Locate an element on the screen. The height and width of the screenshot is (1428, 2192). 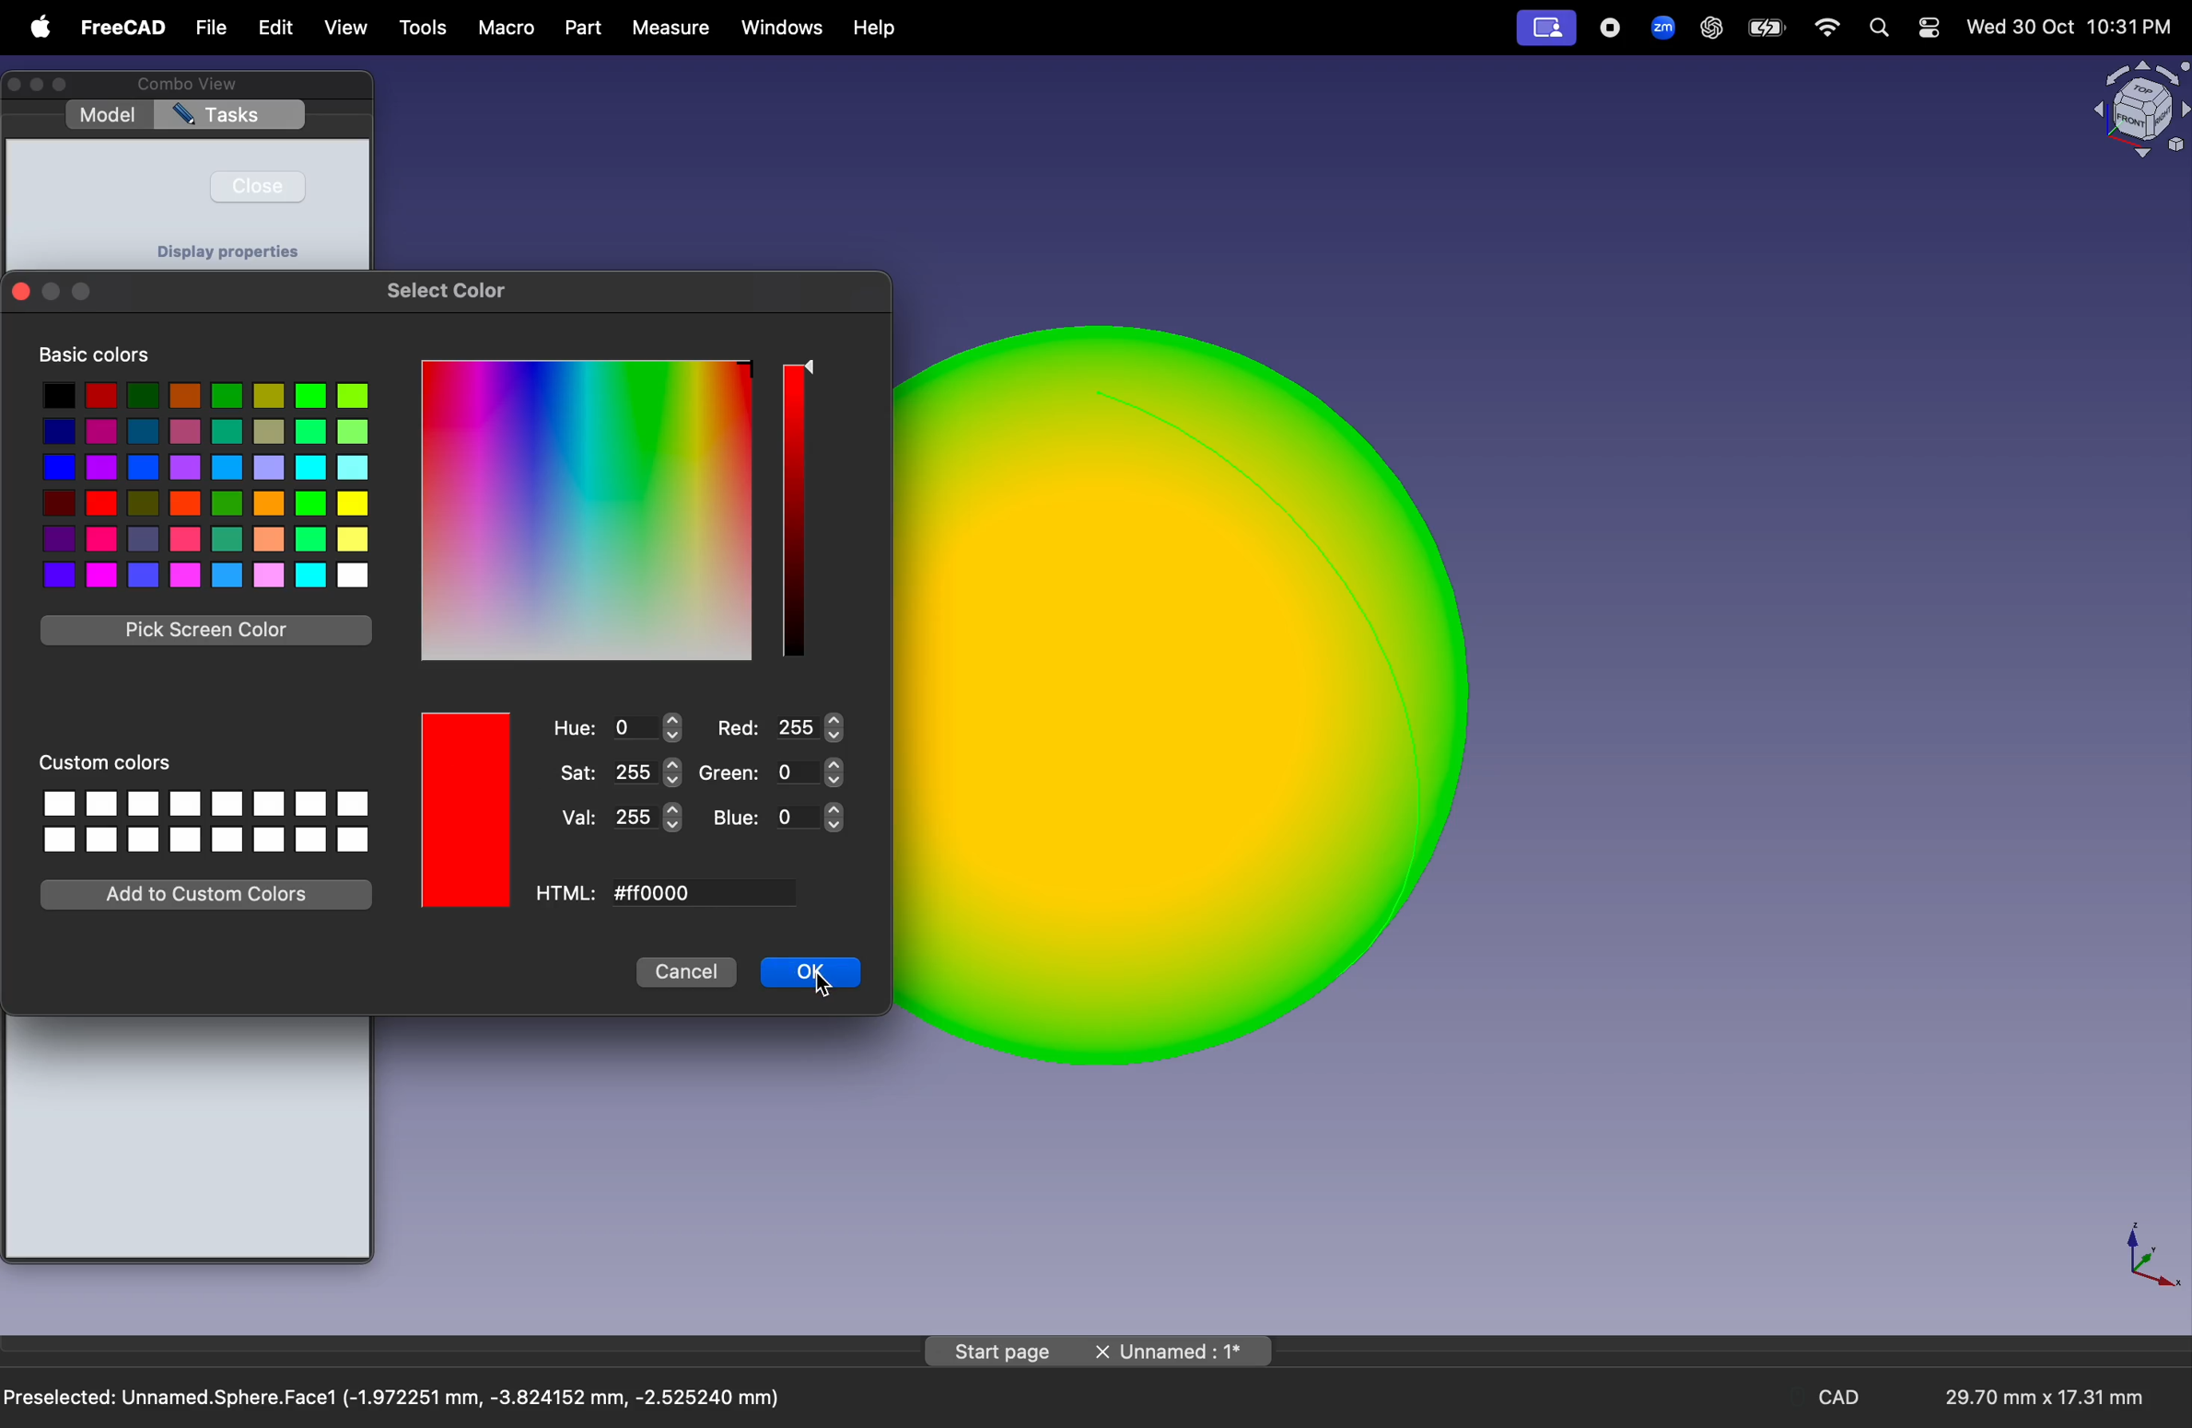
red color is located at coordinates (468, 810).